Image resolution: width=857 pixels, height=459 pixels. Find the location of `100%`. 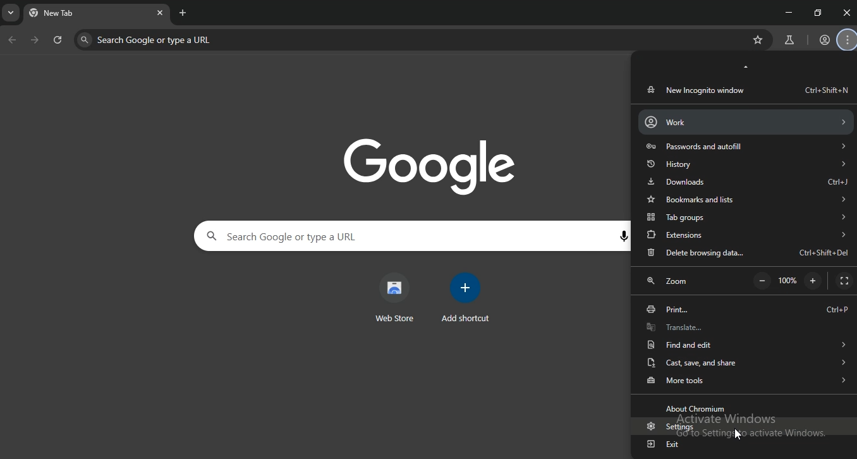

100% is located at coordinates (790, 281).